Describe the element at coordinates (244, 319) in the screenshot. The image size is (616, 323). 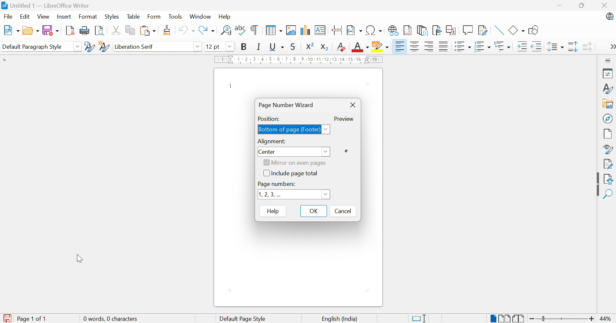
I see `Default page style` at that location.